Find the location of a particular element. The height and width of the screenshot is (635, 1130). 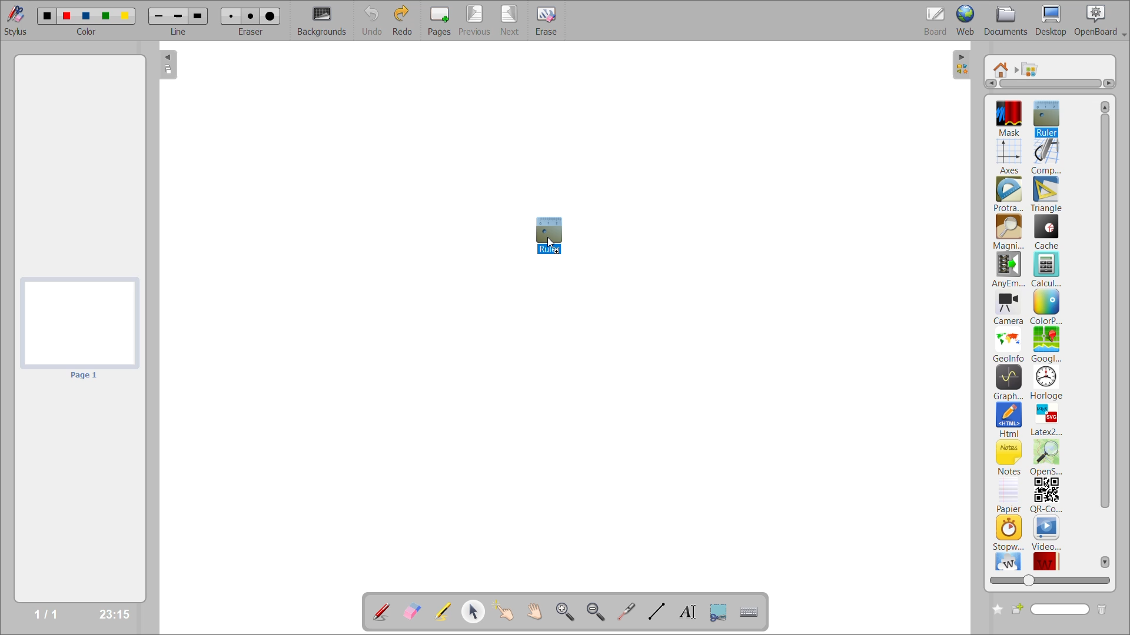

pages is located at coordinates (442, 19).